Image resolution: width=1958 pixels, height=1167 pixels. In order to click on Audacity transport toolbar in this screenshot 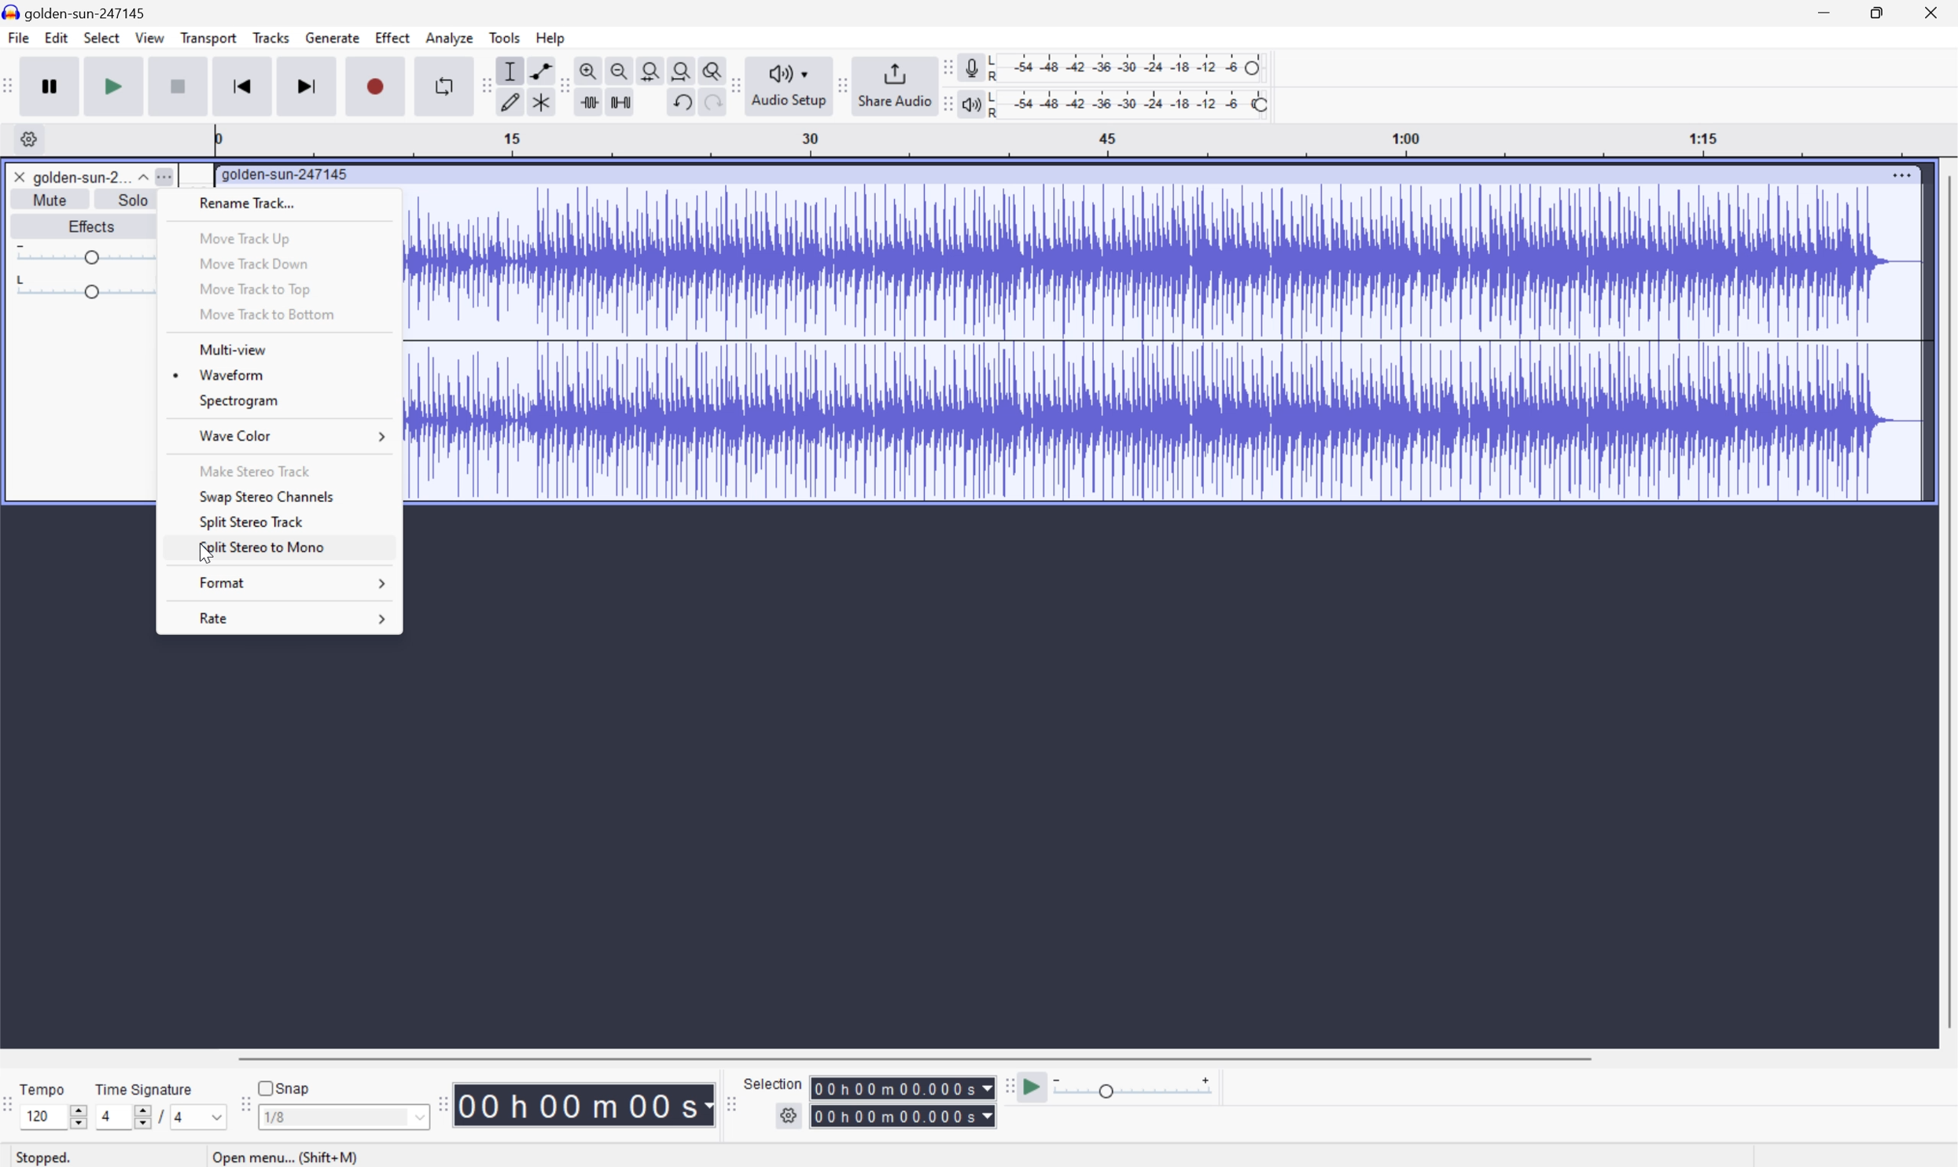, I will do `click(13, 87)`.